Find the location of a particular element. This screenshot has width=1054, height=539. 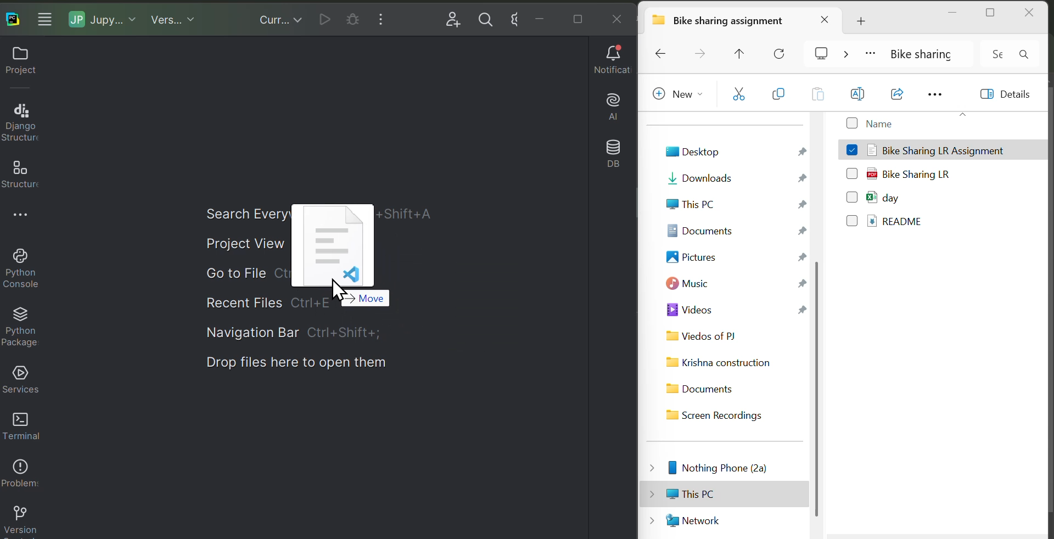

Downloads is located at coordinates (733, 182).